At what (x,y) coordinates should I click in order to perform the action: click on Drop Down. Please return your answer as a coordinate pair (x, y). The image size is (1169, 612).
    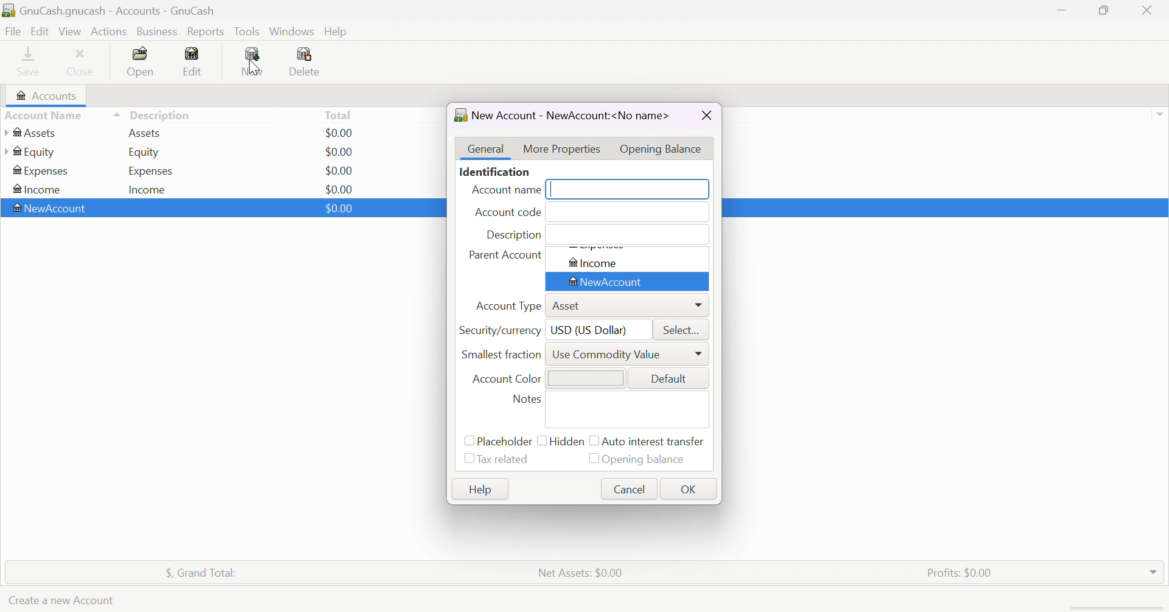
    Looking at the image, I should click on (1155, 572).